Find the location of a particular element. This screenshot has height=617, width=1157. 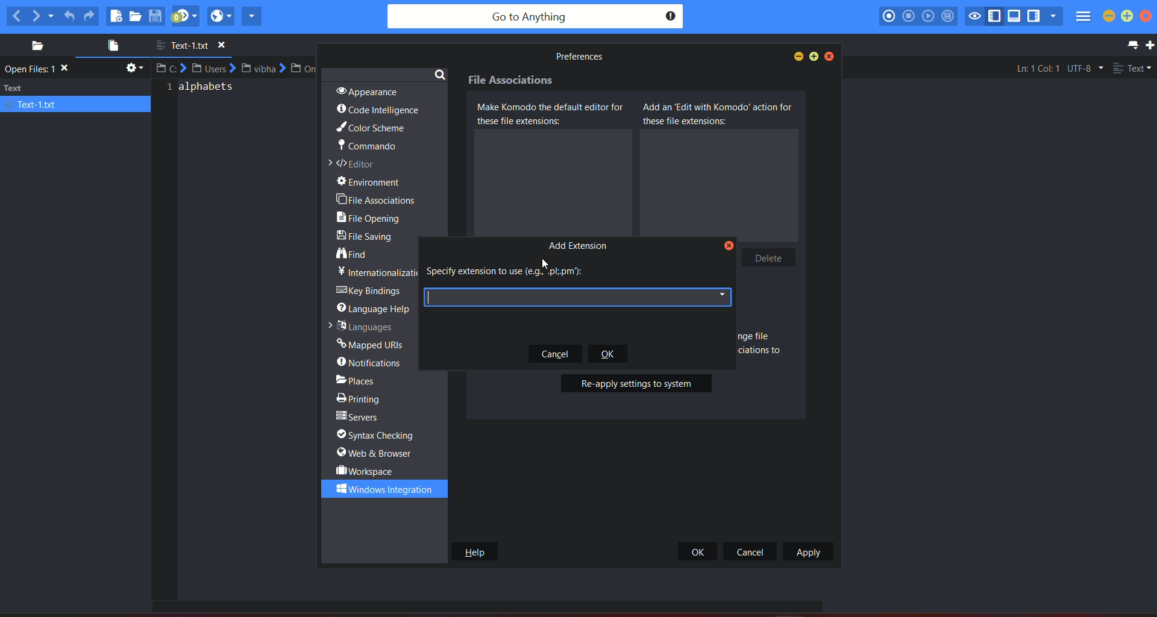

open file is located at coordinates (110, 47).